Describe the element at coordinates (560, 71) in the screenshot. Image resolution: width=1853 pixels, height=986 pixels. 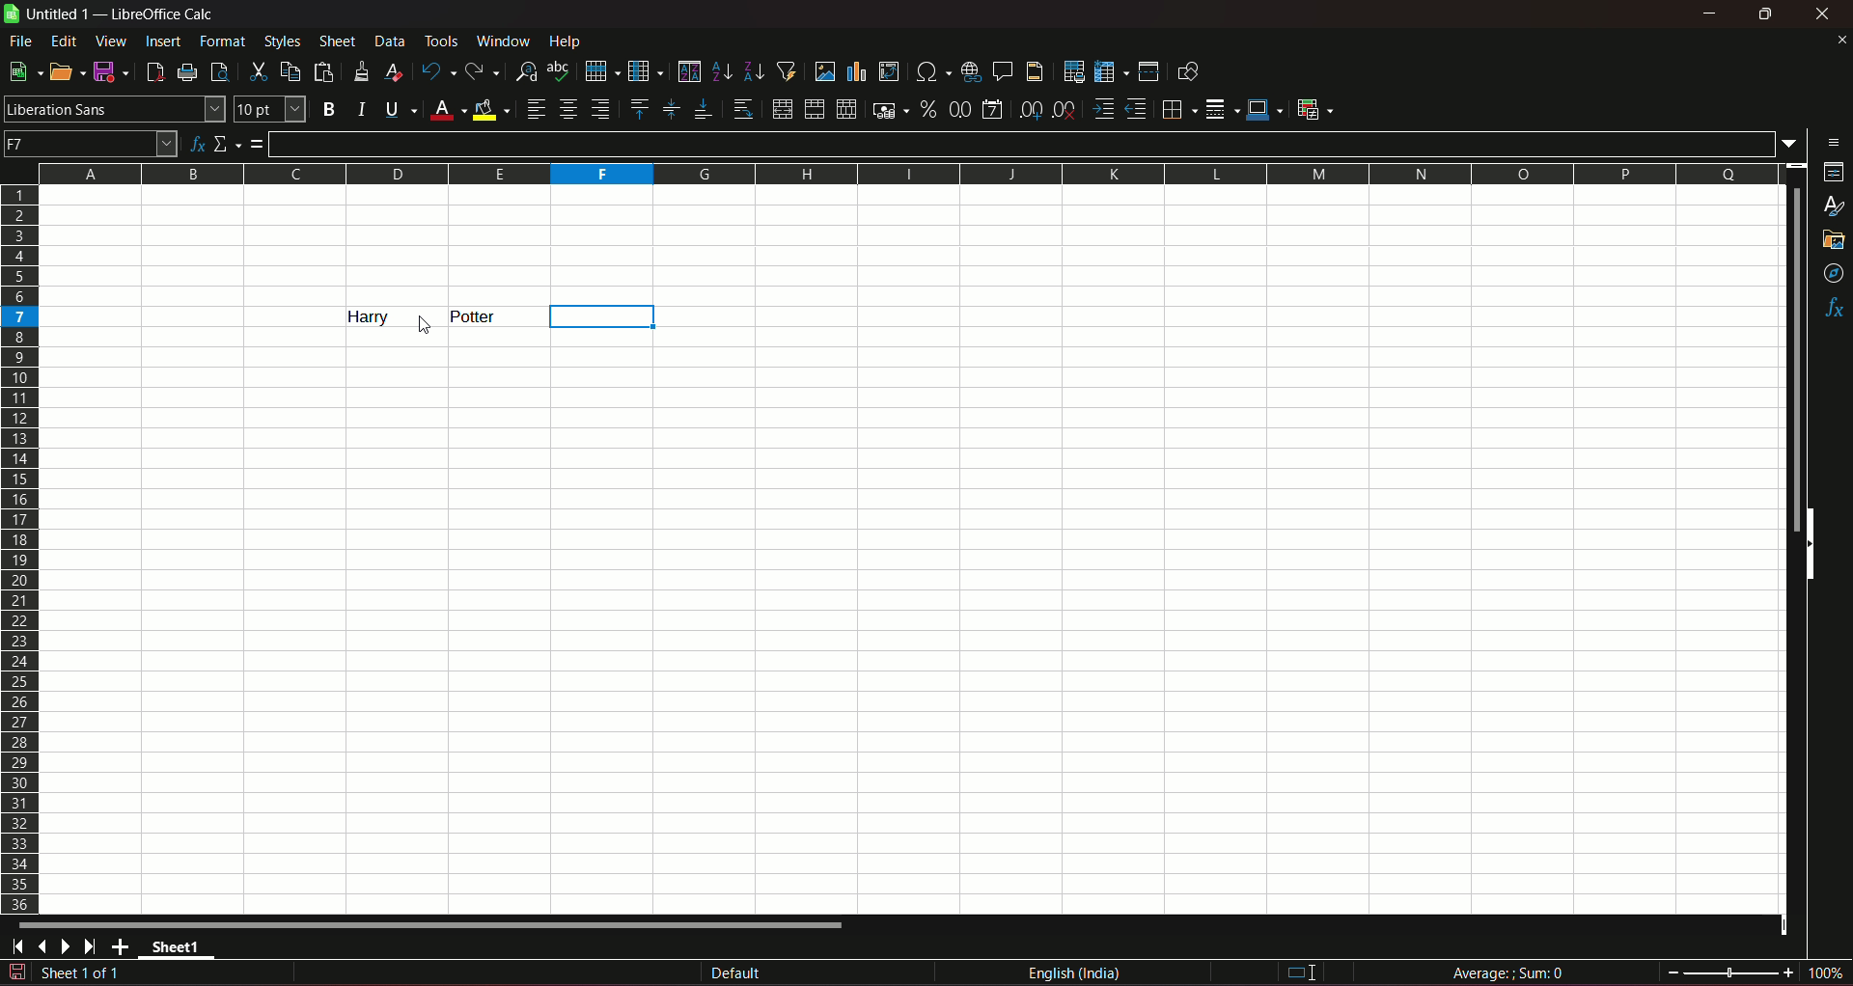
I see `spelling` at that location.